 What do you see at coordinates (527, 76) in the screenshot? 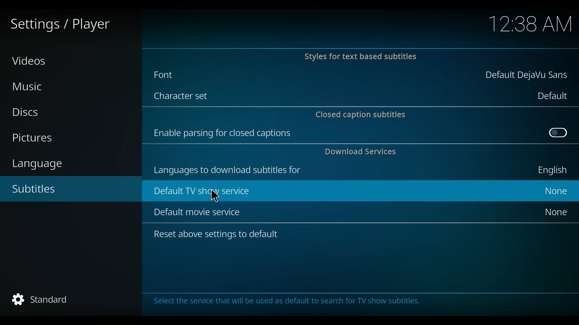
I see `Default DejaVu Sans` at bounding box center [527, 76].